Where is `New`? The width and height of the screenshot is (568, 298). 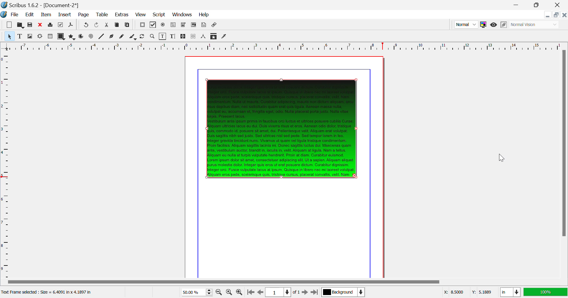
New is located at coordinates (9, 25).